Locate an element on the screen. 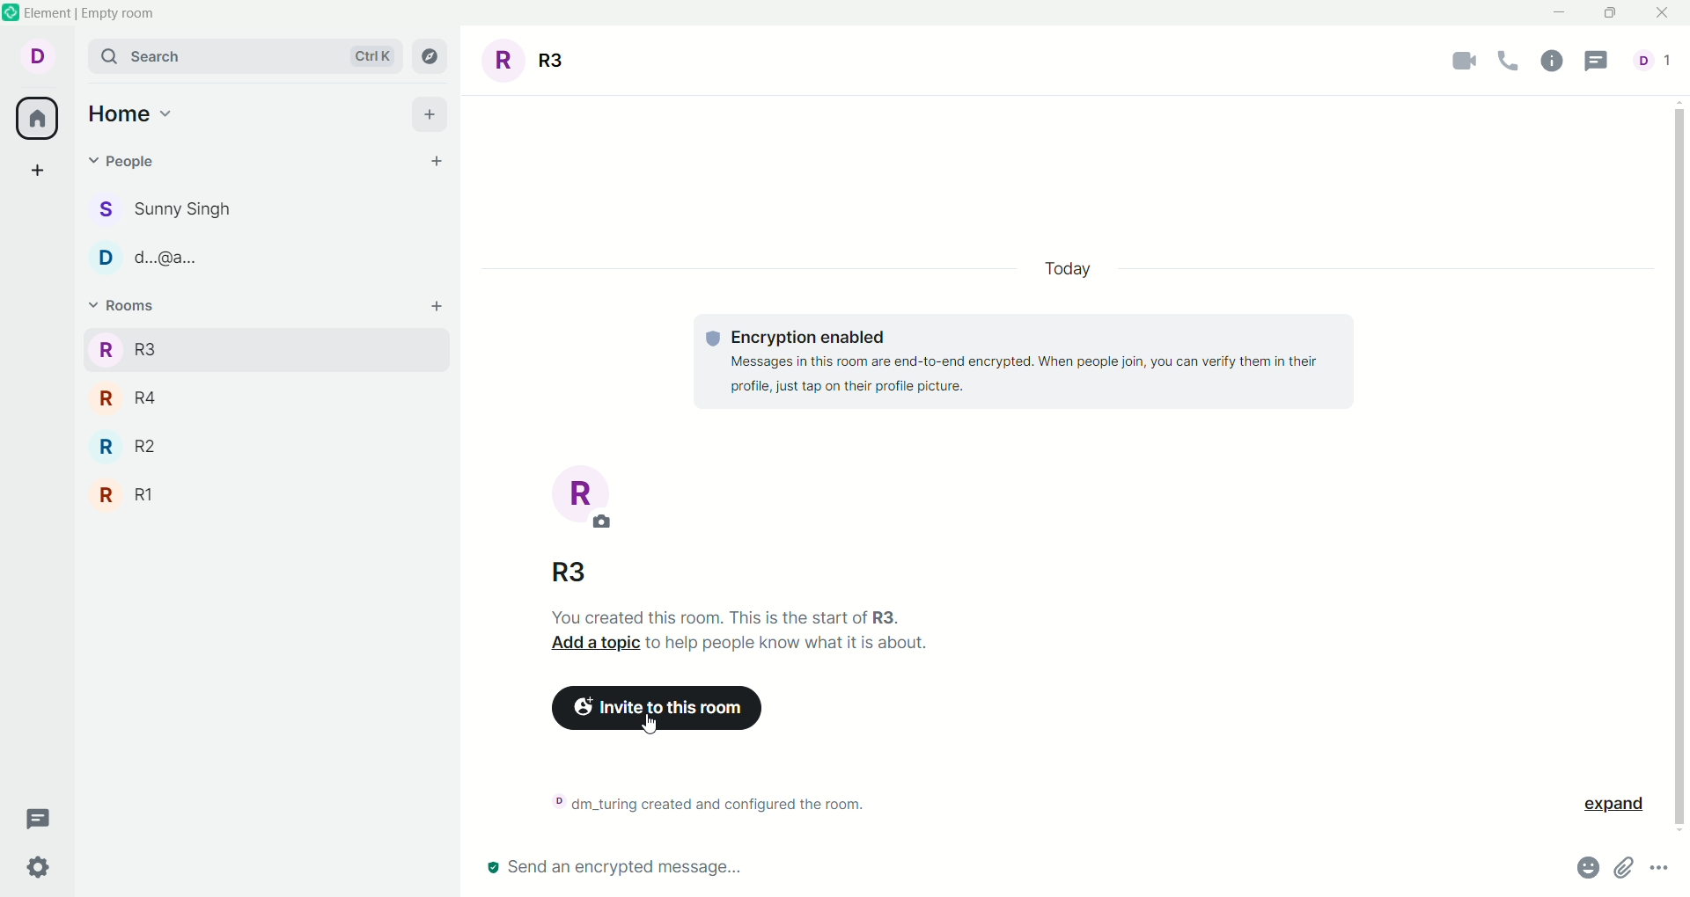 The image size is (1690, 897). R R2 is located at coordinates (128, 448).